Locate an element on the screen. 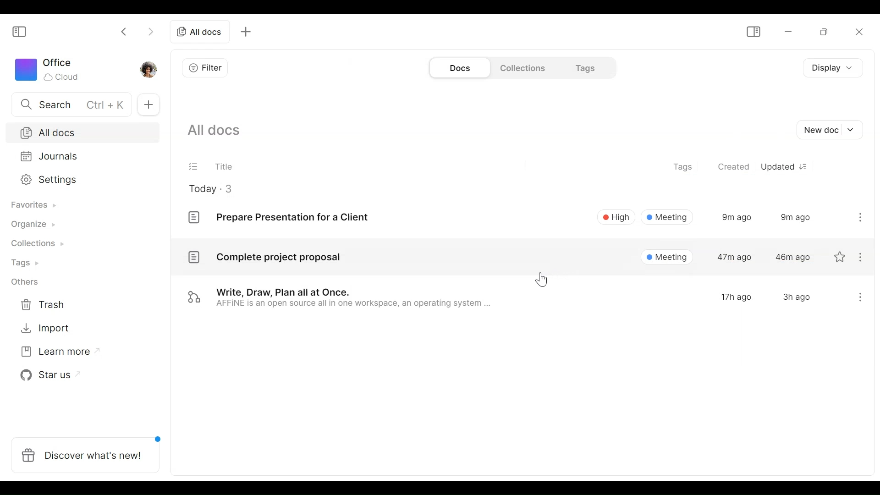 Image resolution: width=880 pixels, height=495 pixels. Collections is located at coordinates (39, 245).